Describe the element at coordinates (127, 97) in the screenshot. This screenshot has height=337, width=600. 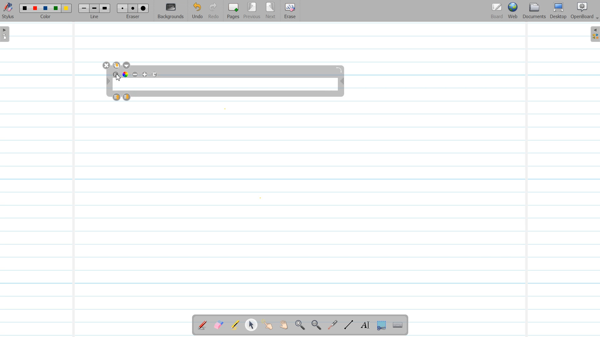
I see `Layer Down` at that location.